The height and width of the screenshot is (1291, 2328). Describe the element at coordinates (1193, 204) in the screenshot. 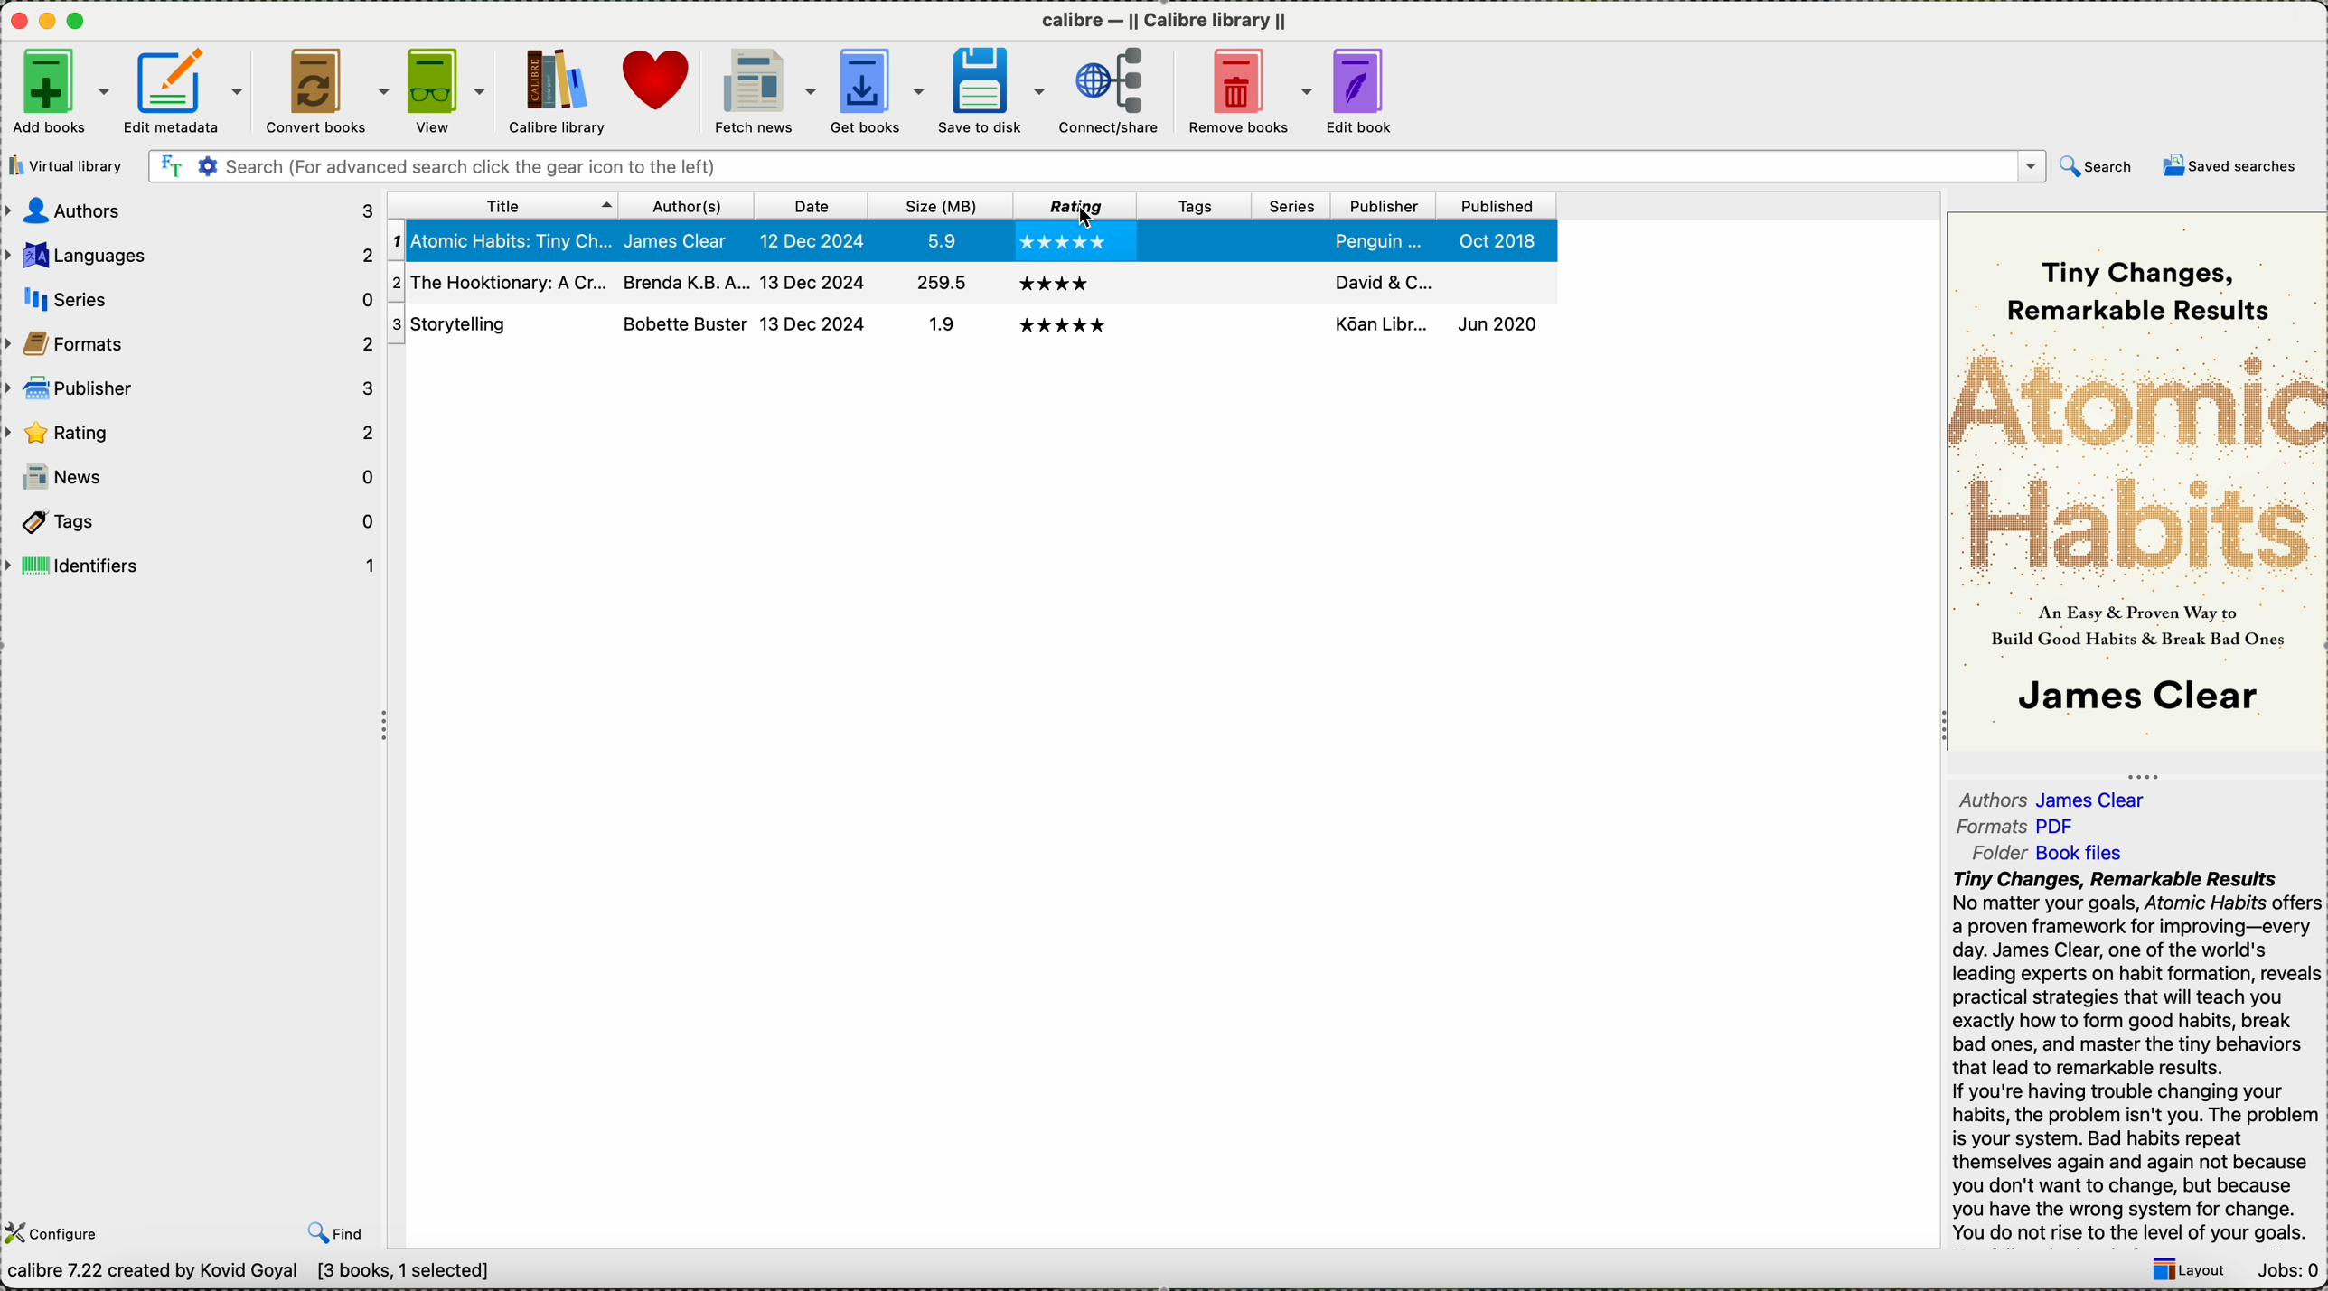

I see `tags` at that location.